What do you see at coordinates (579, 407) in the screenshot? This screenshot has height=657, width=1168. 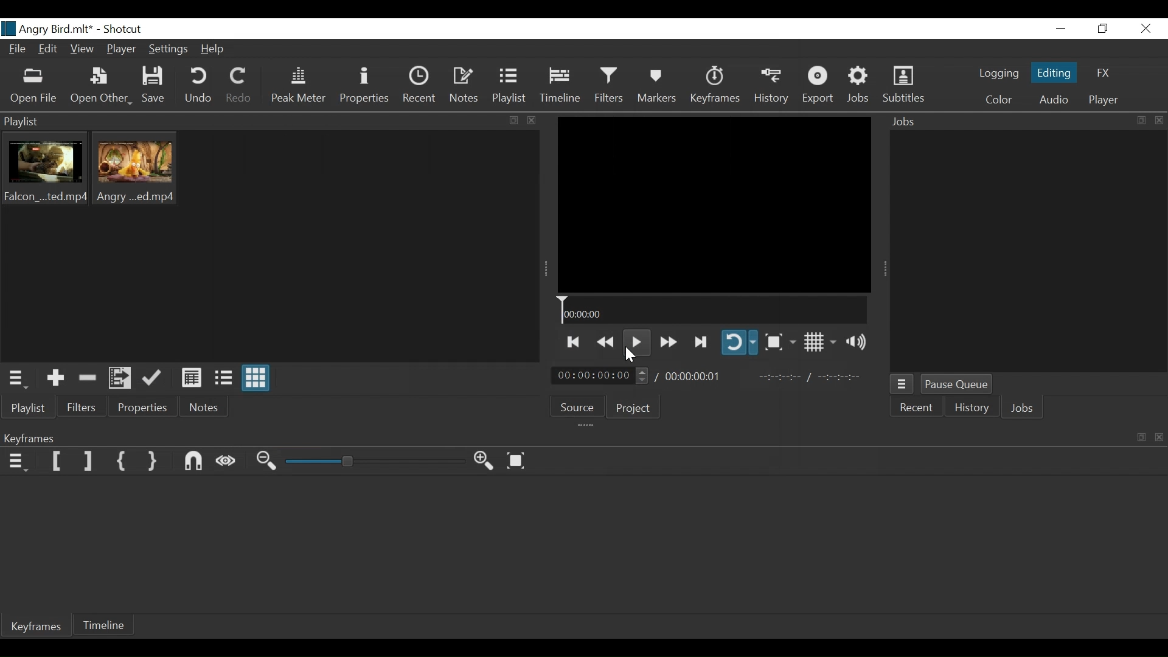 I see `Source` at bounding box center [579, 407].